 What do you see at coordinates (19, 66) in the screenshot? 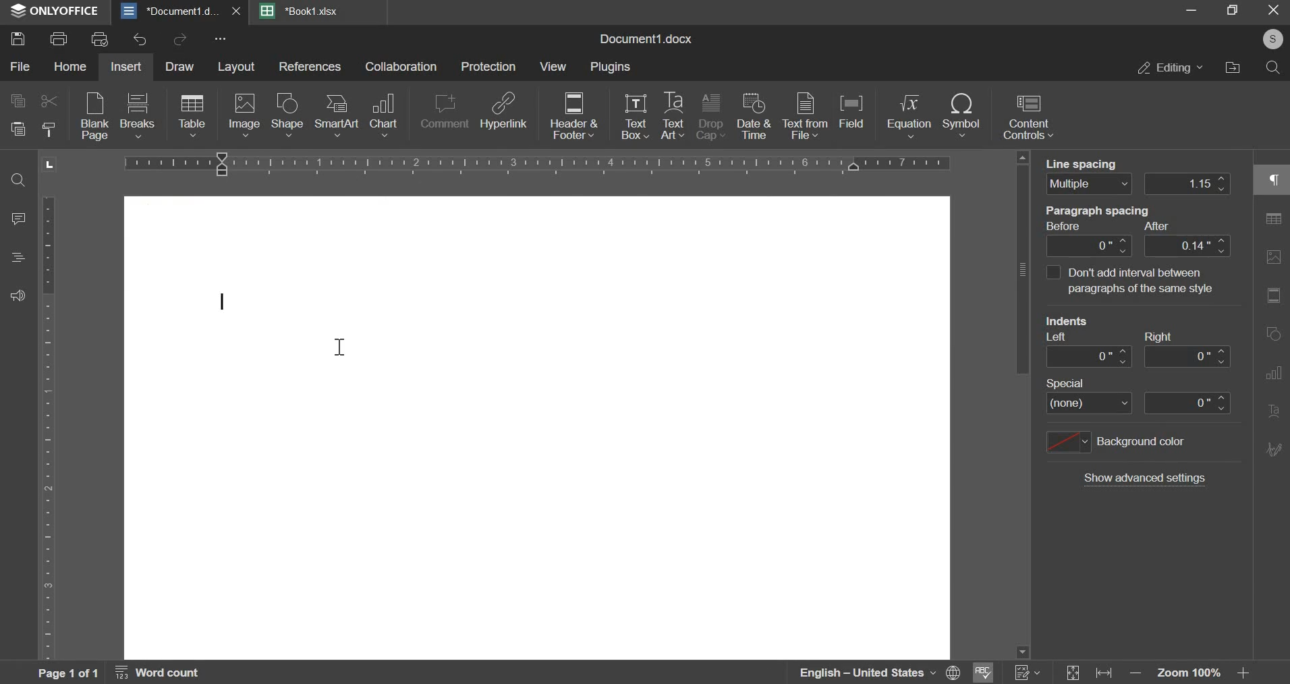
I see `file` at bounding box center [19, 66].